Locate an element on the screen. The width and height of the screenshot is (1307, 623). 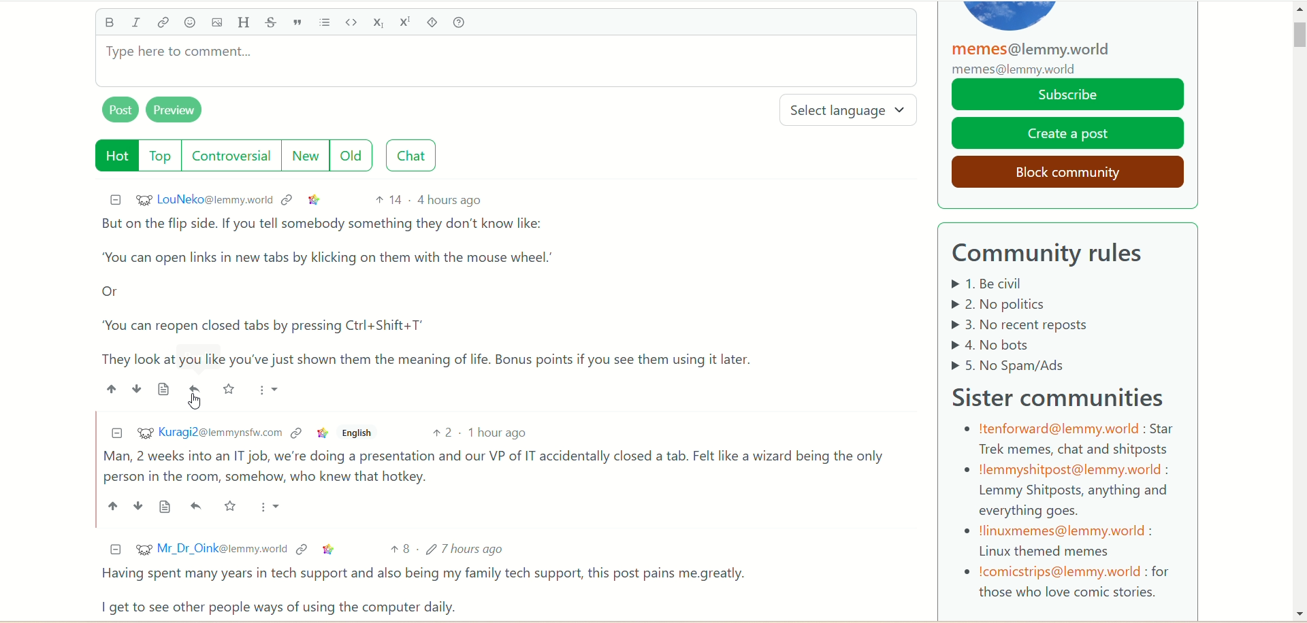
type comment here is located at coordinates (504, 67).